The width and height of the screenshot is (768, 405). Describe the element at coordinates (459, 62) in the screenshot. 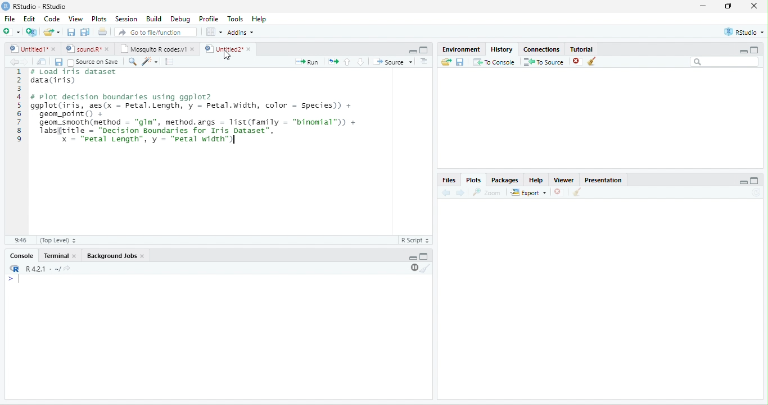

I see `save` at that location.